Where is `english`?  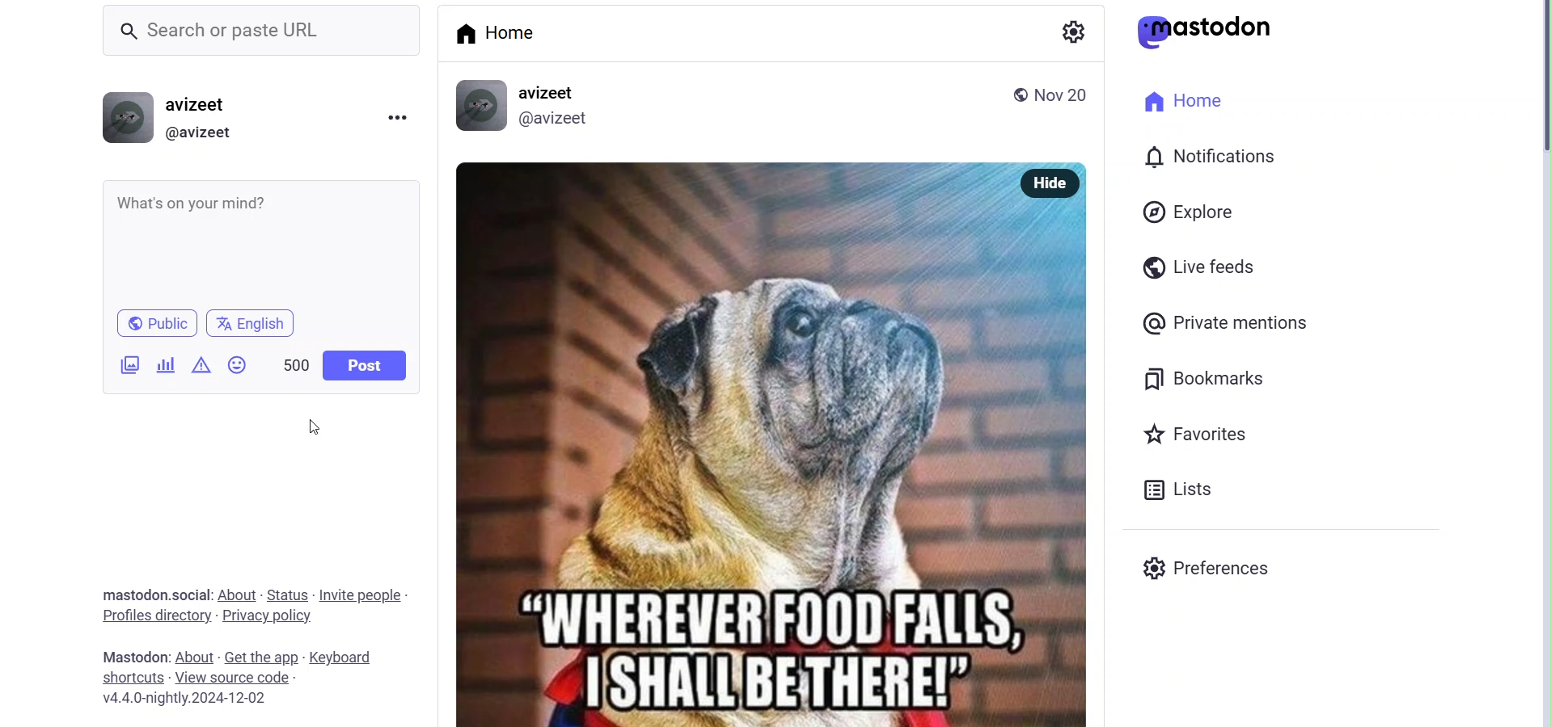
english is located at coordinates (256, 323).